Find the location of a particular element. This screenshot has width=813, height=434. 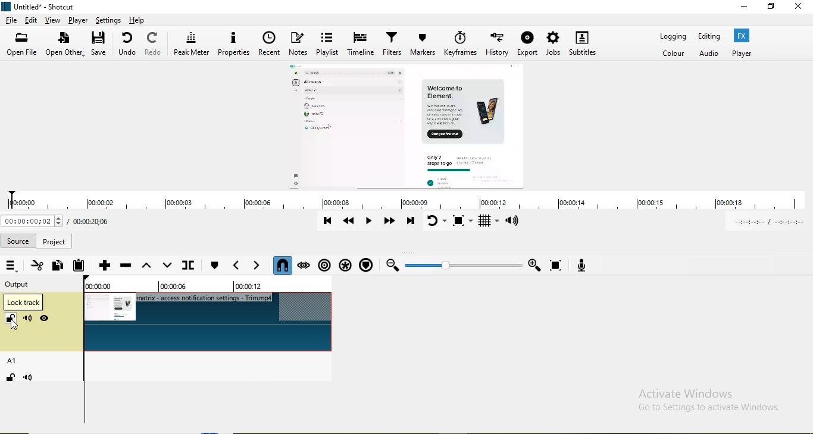

Media view  is located at coordinates (410, 126).